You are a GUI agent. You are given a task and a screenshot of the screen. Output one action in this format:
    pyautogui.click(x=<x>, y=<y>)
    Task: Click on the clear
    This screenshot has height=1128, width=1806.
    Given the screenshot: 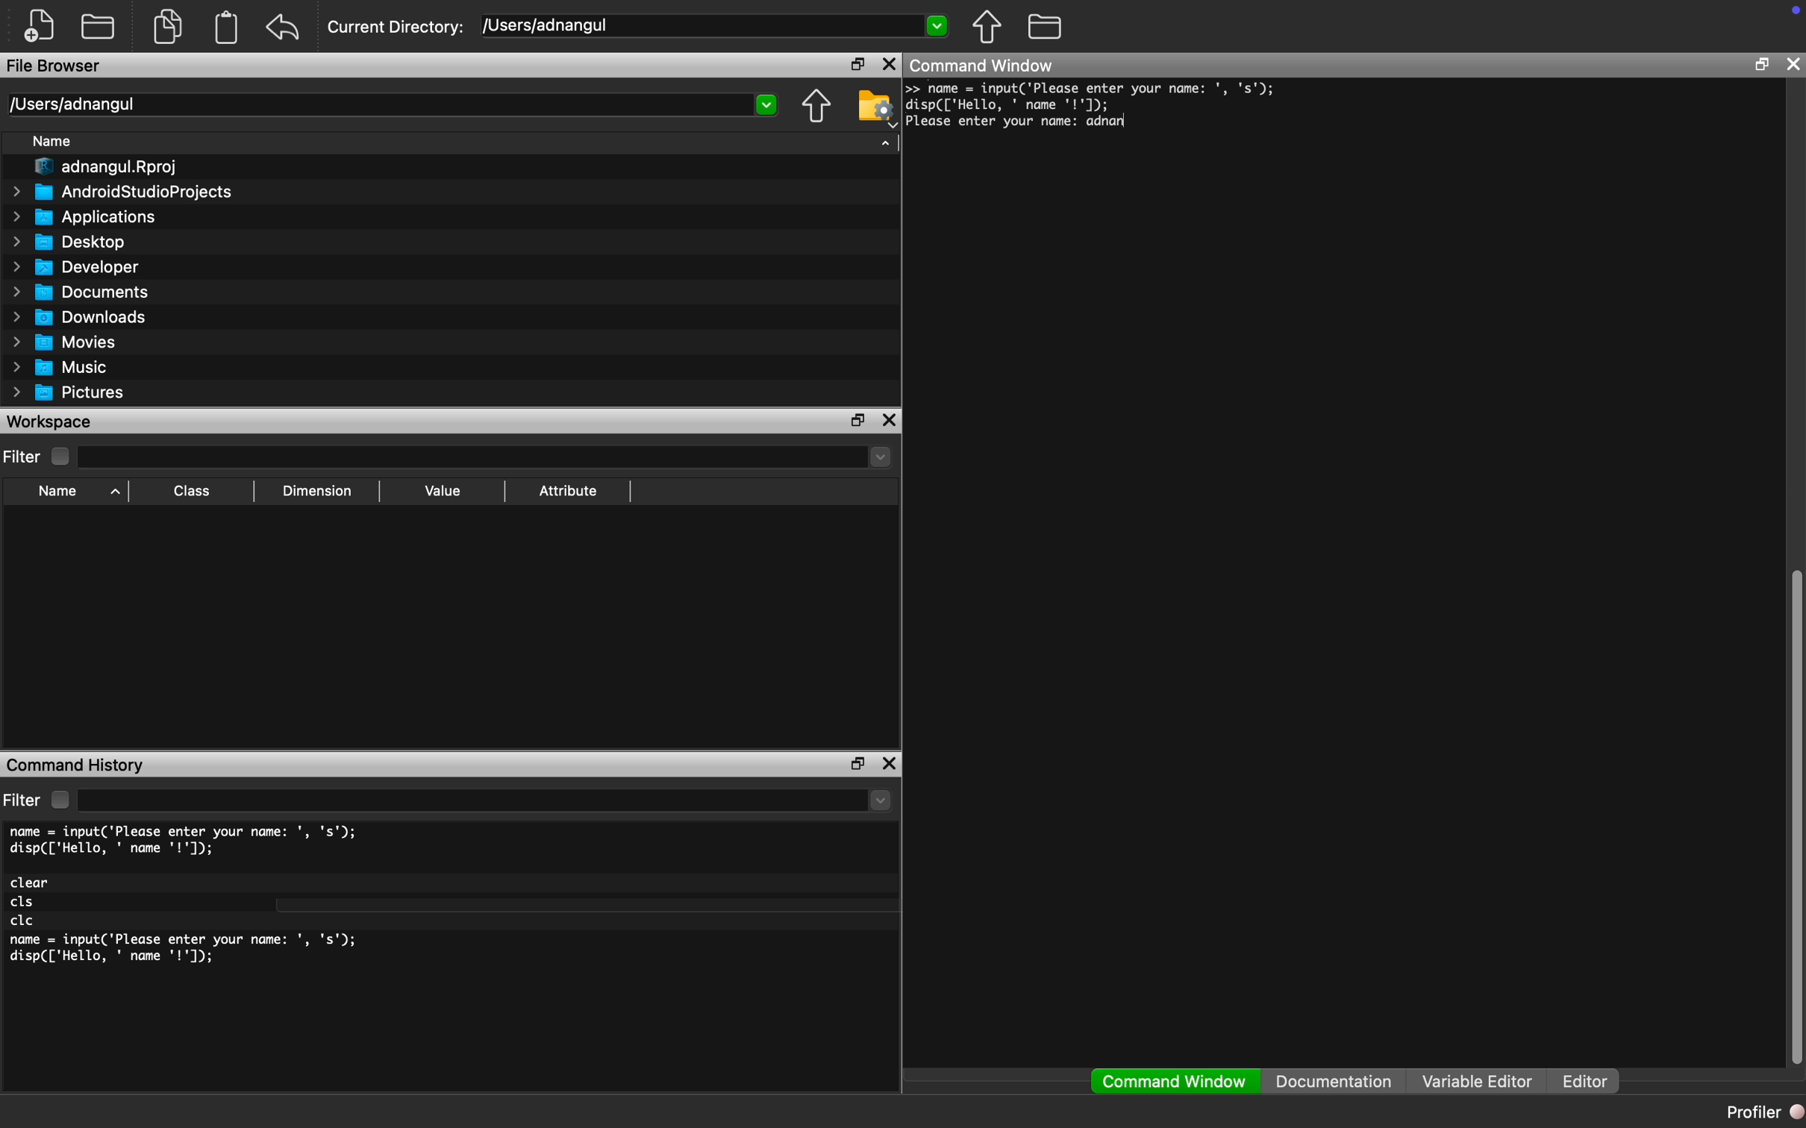 What is the action you would take?
    pyautogui.click(x=31, y=883)
    